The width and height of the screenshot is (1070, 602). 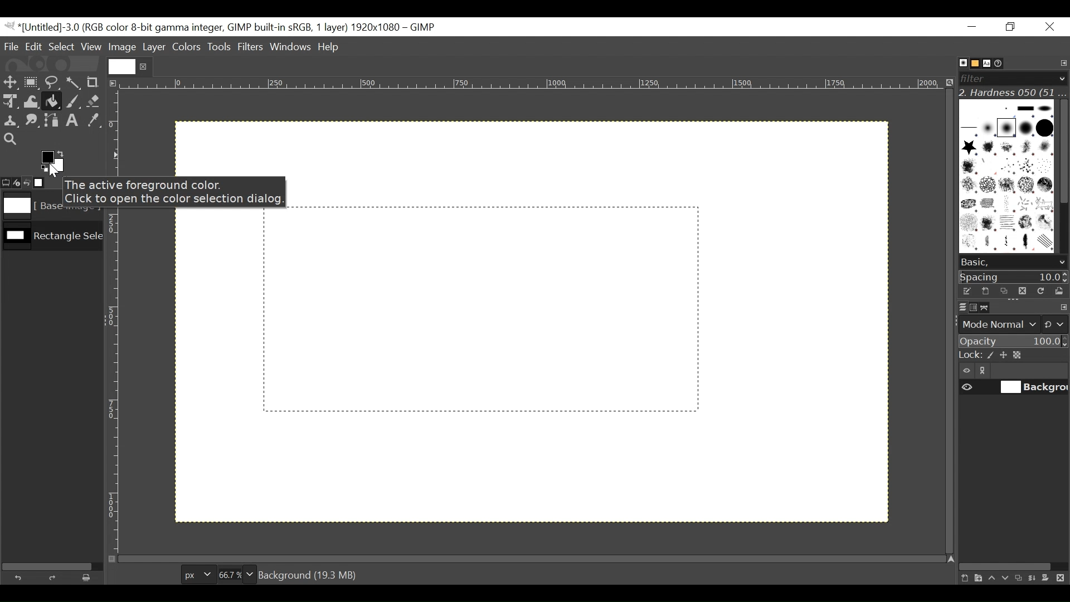 What do you see at coordinates (966, 291) in the screenshot?
I see `Edit the brush` at bounding box center [966, 291].